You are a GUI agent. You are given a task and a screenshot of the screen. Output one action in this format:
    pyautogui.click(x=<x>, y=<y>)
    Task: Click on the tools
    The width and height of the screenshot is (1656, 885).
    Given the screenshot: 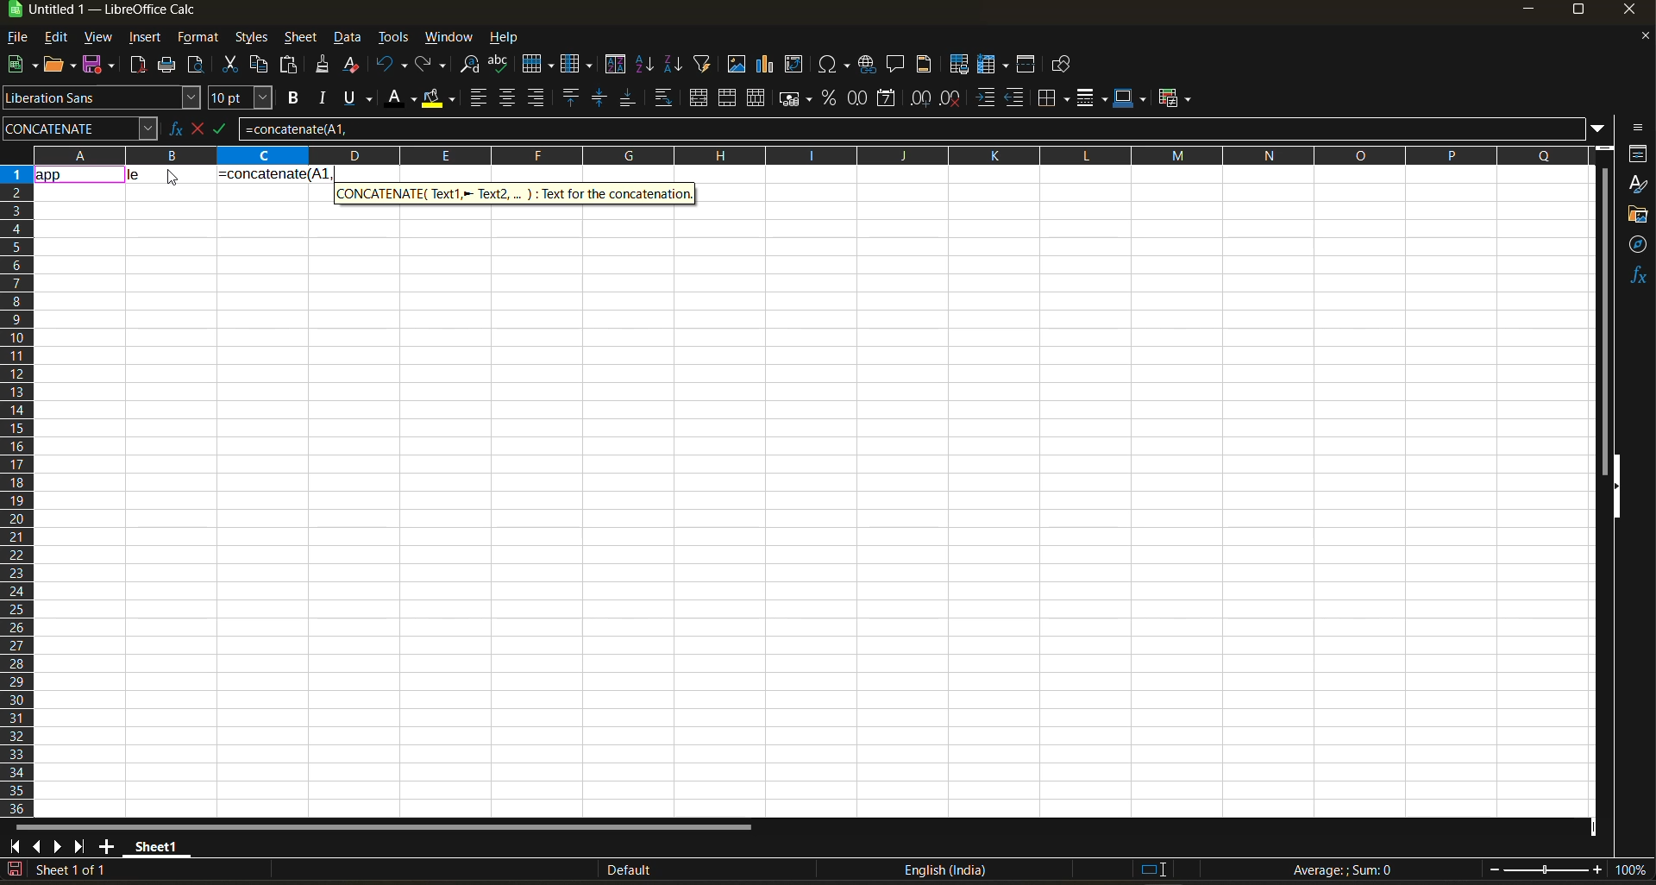 What is the action you would take?
    pyautogui.click(x=393, y=40)
    